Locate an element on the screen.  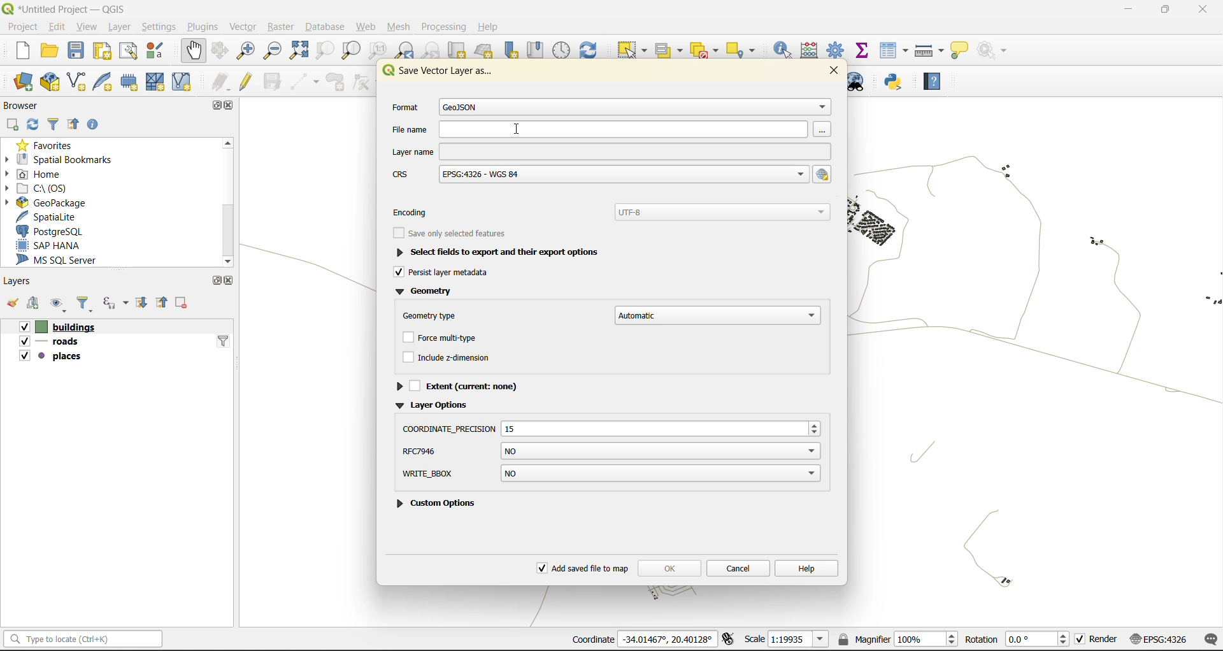
coordinates is located at coordinates (646, 640).